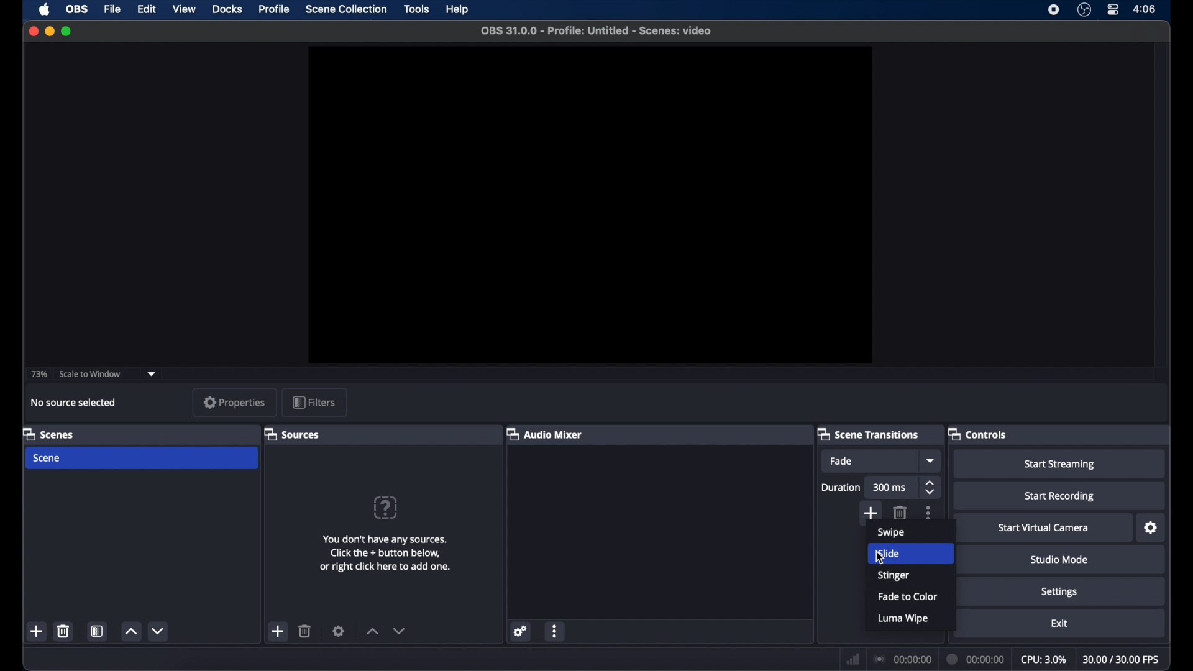 The height and width of the screenshot is (671, 1193). Describe the element at coordinates (37, 631) in the screenshot. I see `add` at that location.